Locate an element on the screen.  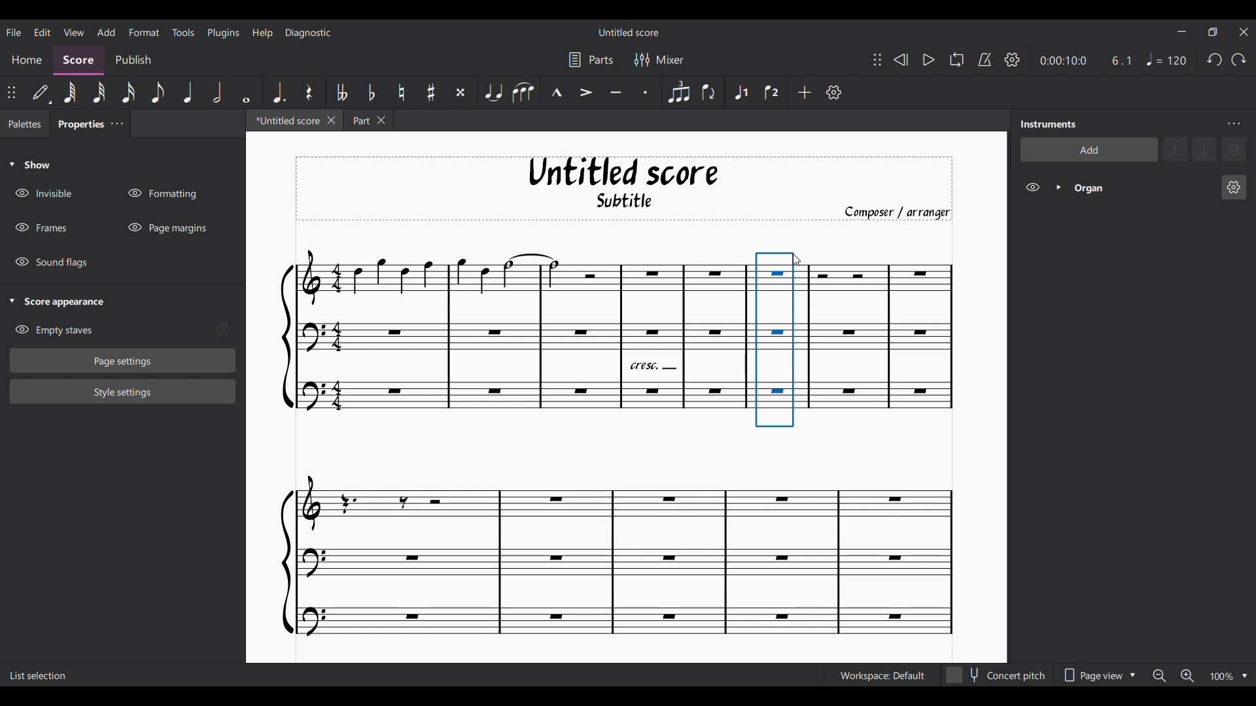
Help menu is located at coordinates (262, 33).